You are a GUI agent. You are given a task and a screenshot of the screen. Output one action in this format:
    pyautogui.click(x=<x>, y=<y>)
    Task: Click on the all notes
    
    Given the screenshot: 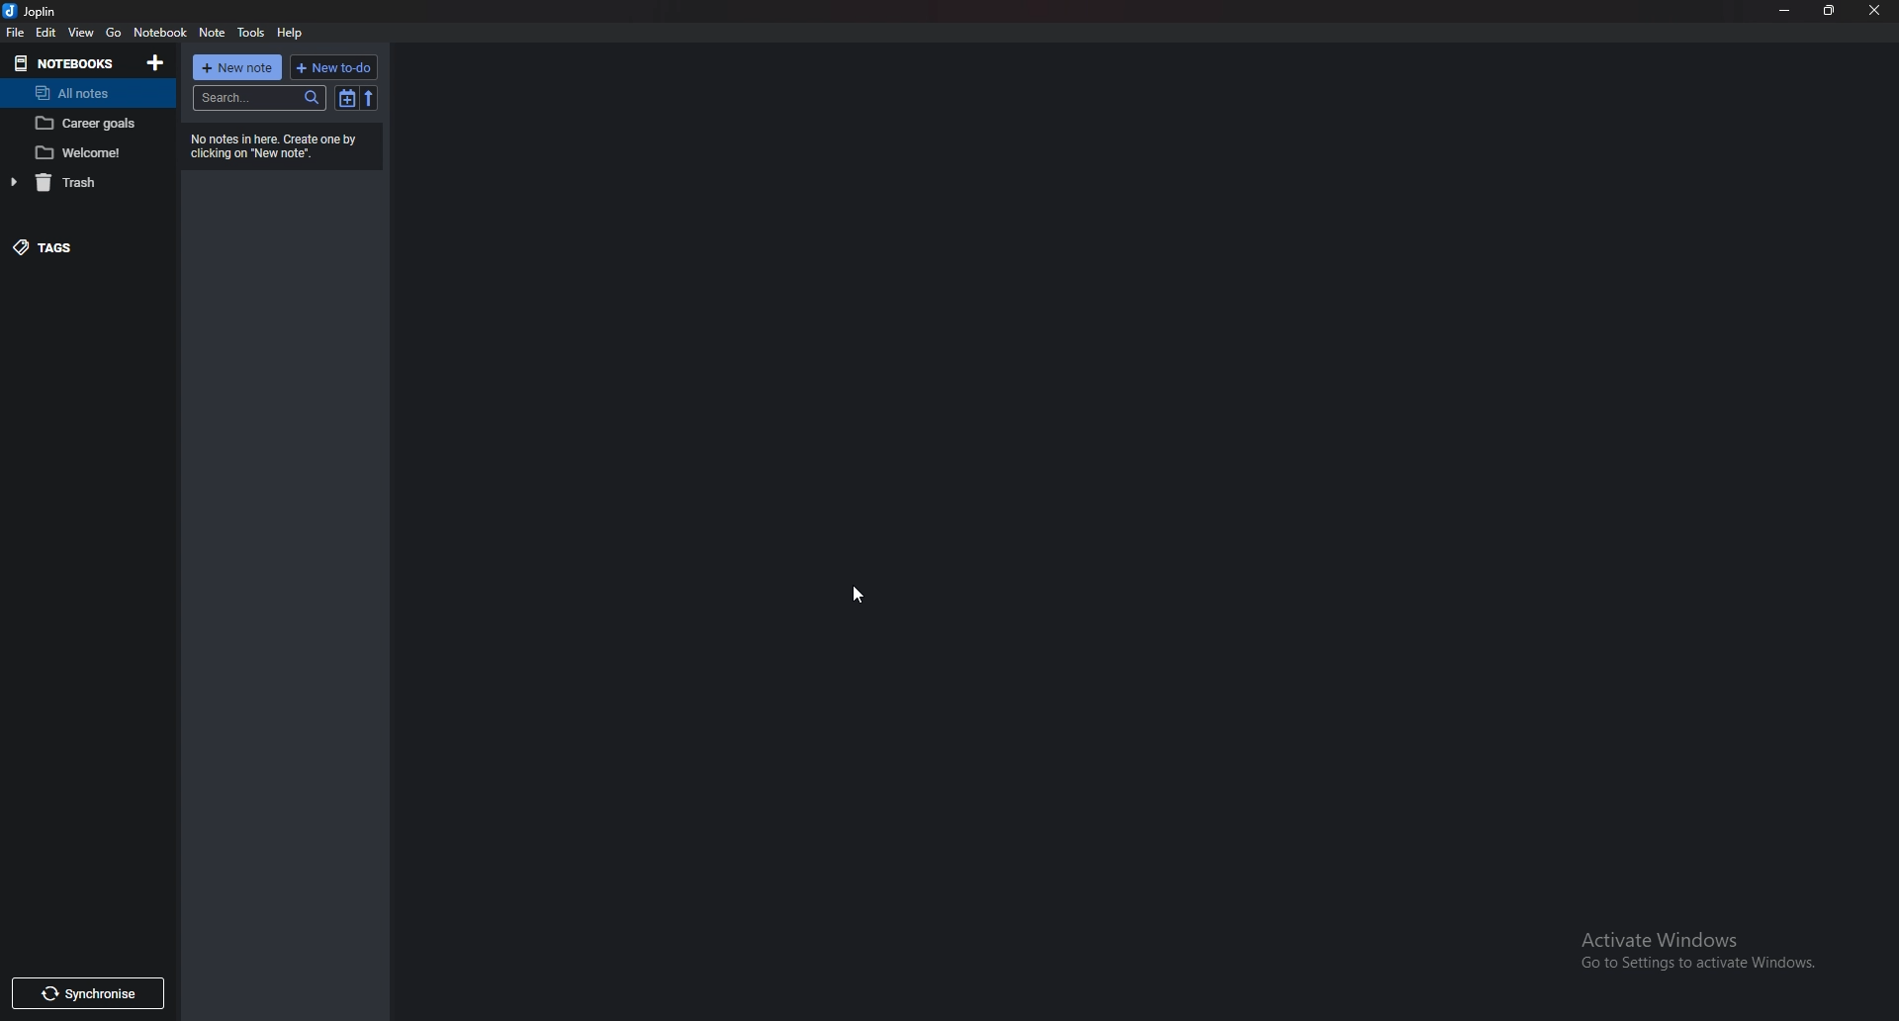 What is the action you would take?
    pyautogui.click(x=88, y=92)
    